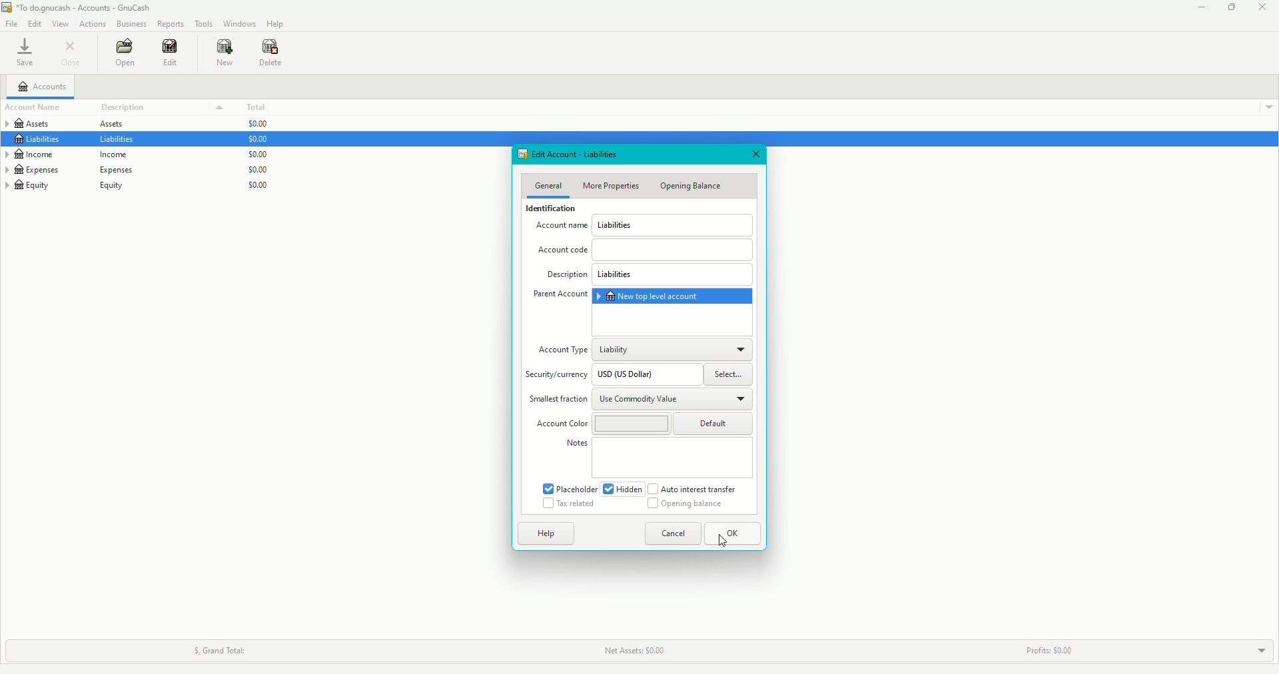 Image resolution: width=1279 pixels, height=674 pixels. I want to click on Close, so click(755, 154).